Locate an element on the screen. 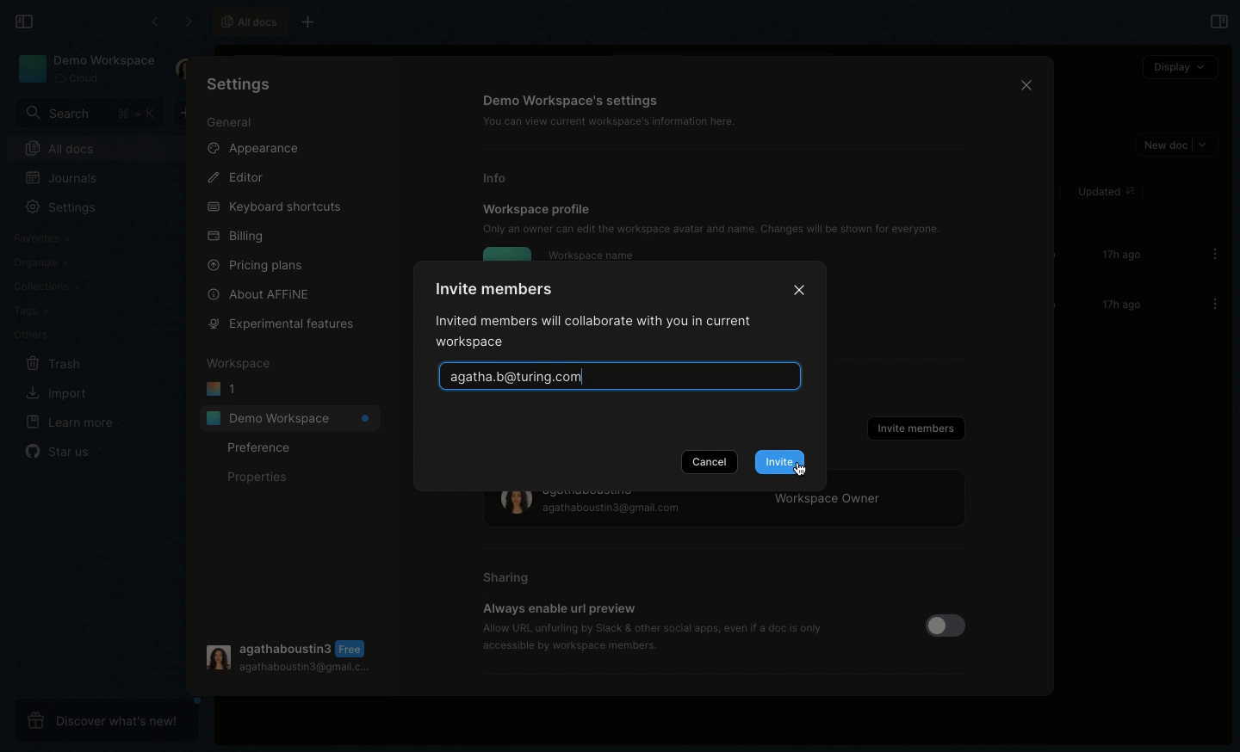 This screenshot has width=1240, height=752. Pricing plans is located at coordinates (256, 265).